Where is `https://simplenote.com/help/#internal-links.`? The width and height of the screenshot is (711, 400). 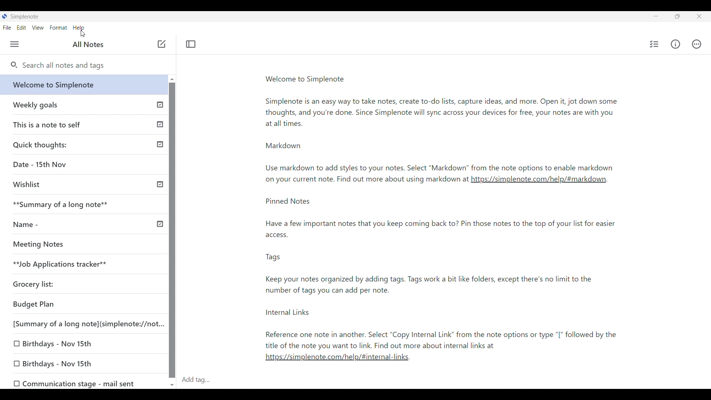 https://simplenote.com/help/#internal-links. is located at coordinates (338, 358).